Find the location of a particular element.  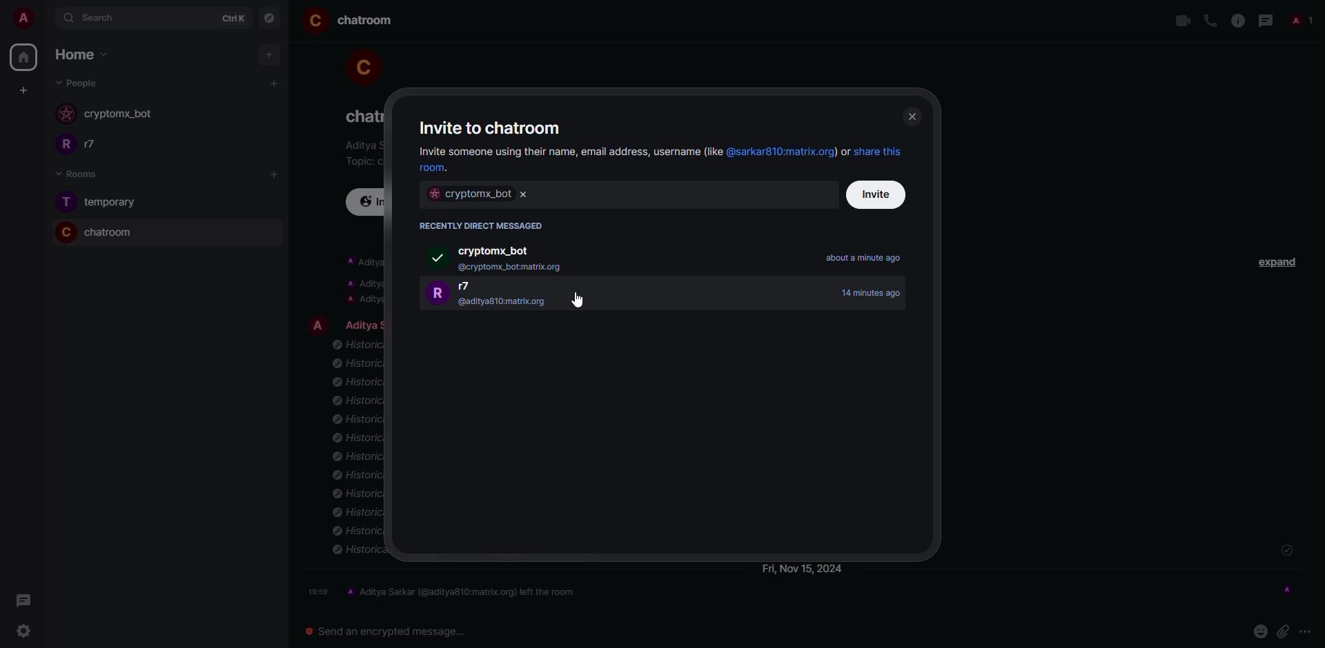

expand is located at coordinates (1279, 261).